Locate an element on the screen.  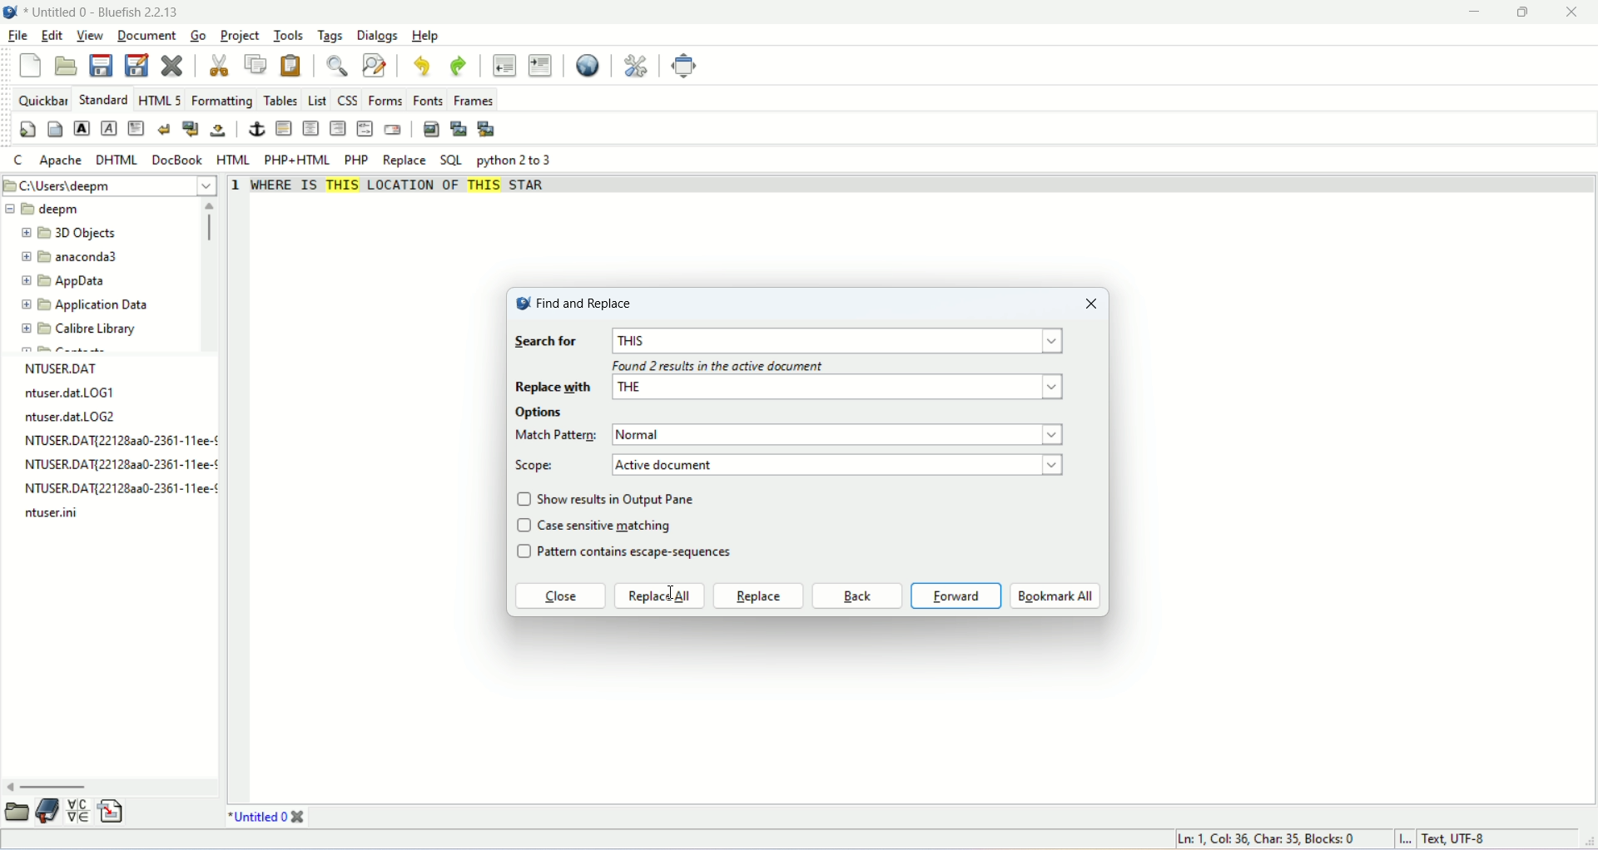
tables is located at coordinates (280, 101).